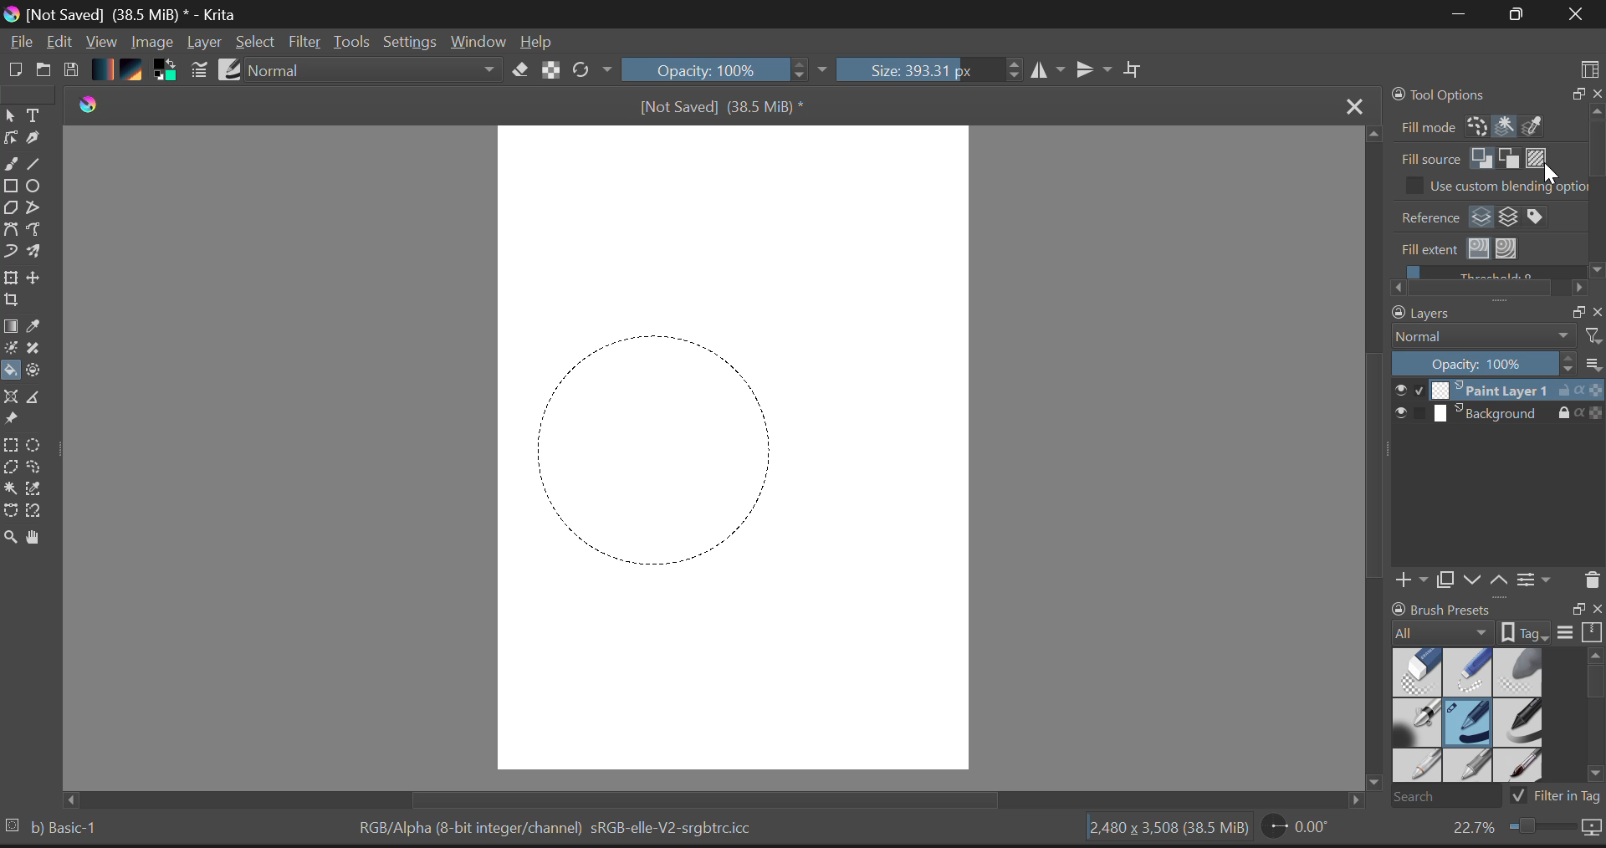  What do you see at coordinates (232, 69) in the screenshot?
I see `Brush Presets` at bounding box center [232, 69].